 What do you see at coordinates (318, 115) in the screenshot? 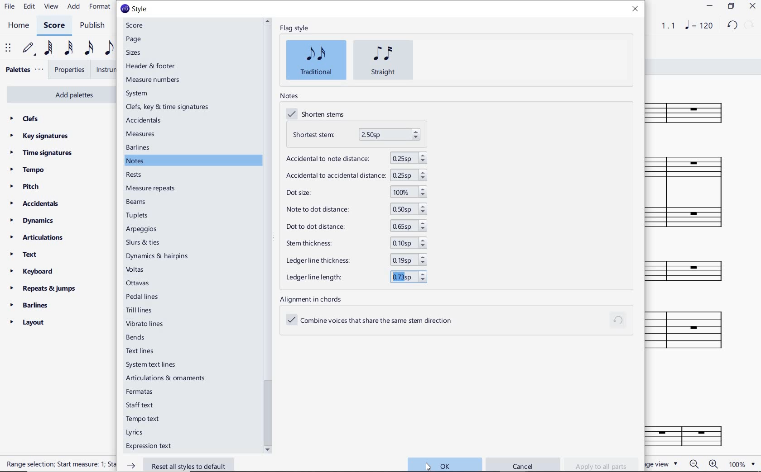
I see `shorten stems` at bounding box center [318, 115].